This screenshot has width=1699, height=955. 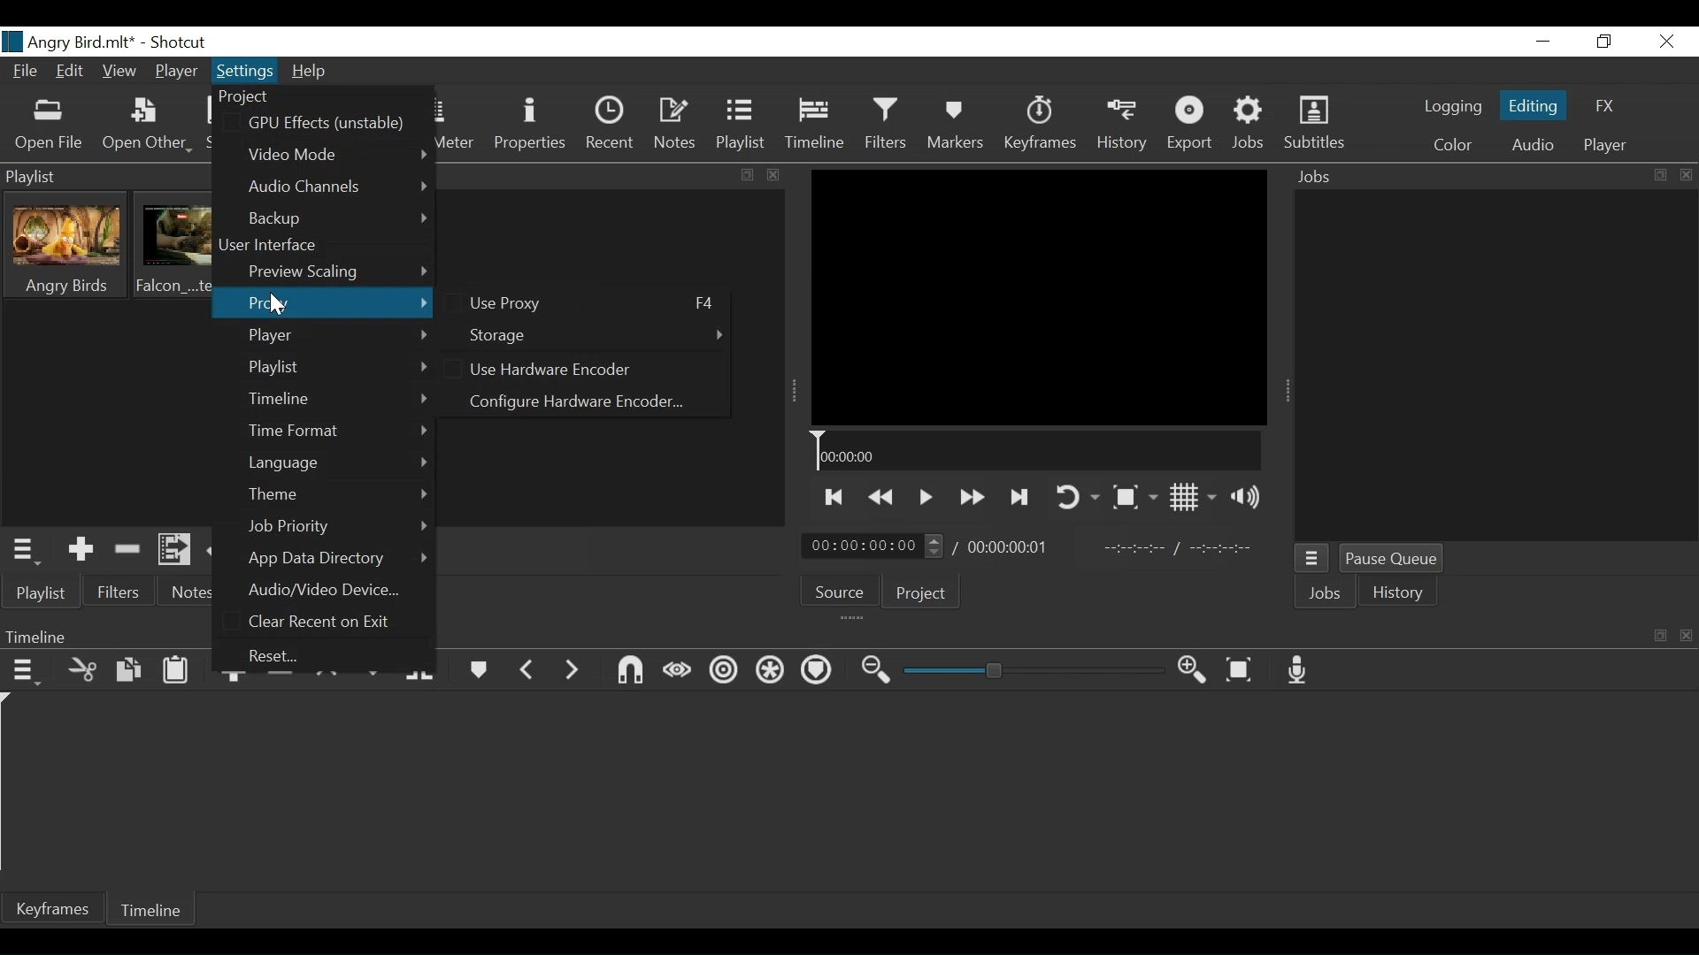 What do you see at coordinates (1132, 497) in the screenshot?
I see `Toggle Zoom` at bounding box center [1132, 497].